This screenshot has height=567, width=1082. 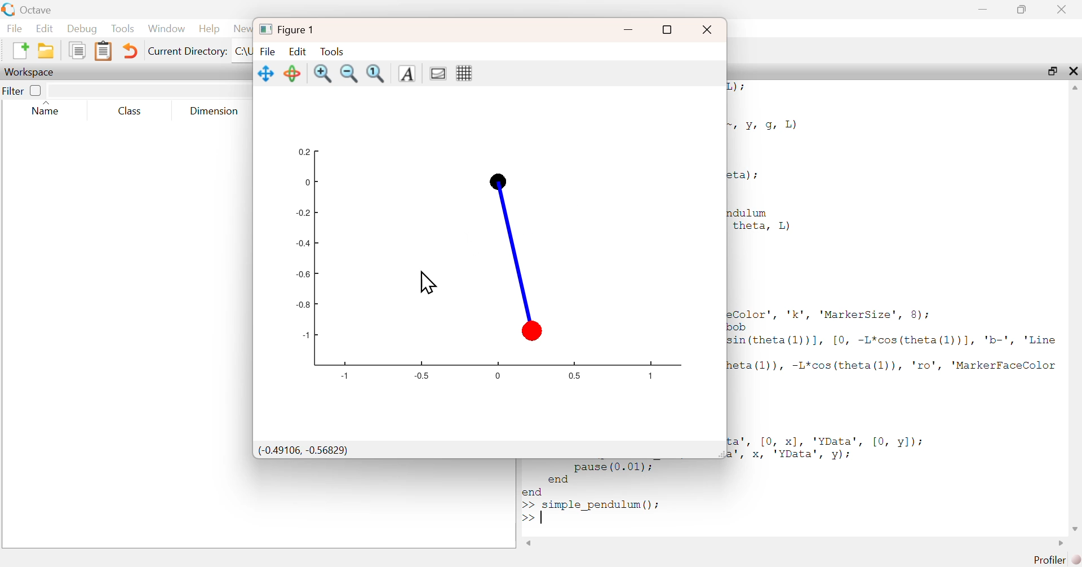 What do you see at coordinates (410, 74) in the screenshot?
I see `Insert Text` at bounding box center [410, 74].